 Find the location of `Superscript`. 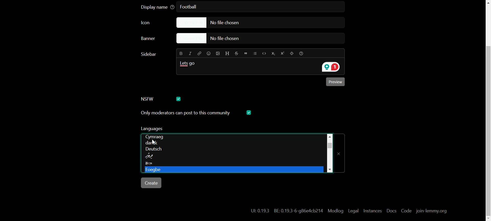

Superscript is located at coordinates (282, 54).